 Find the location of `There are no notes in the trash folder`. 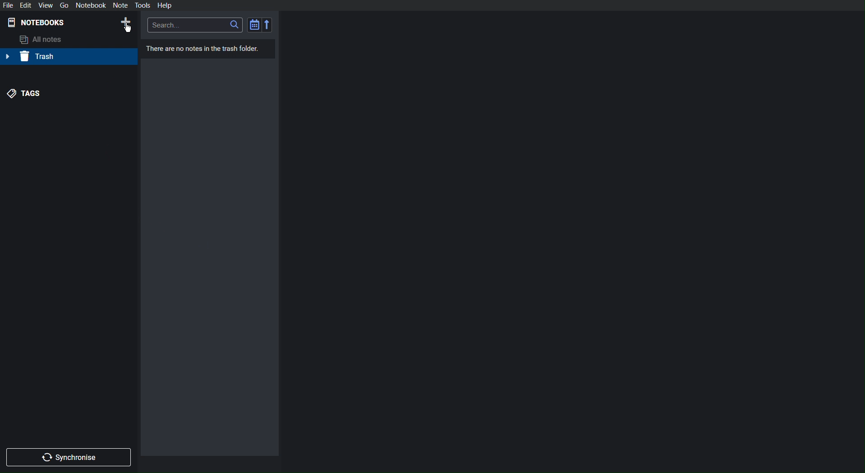

There are no notes in the trash folder is located at coordinates (201, 48).